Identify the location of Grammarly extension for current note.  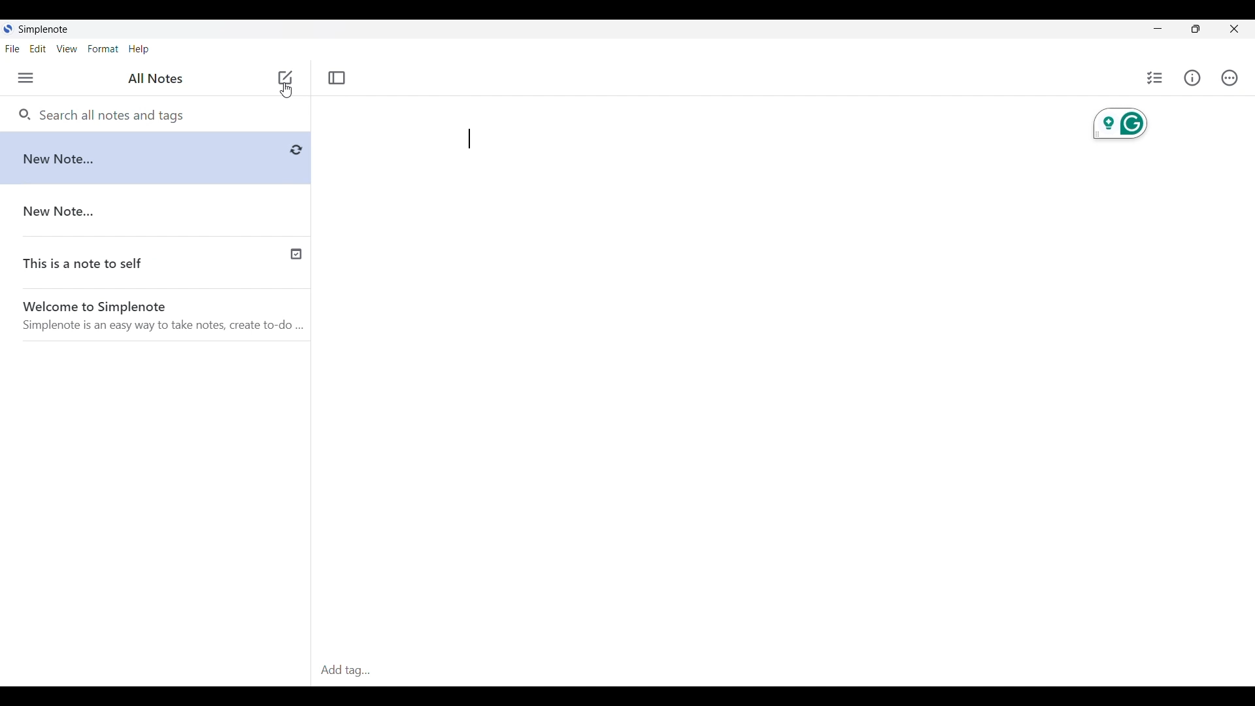
(1120, 124).